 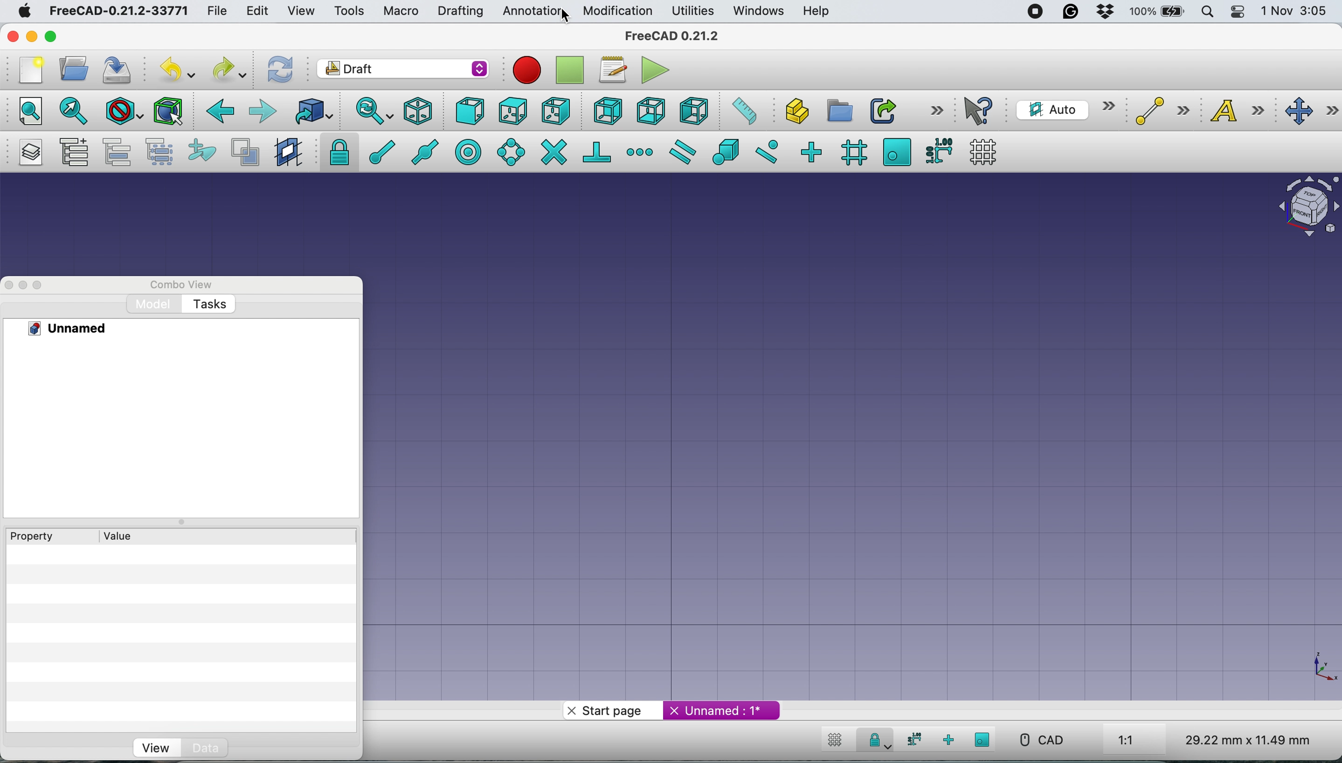 I want to click on maximise, so click(x=51, y=36).